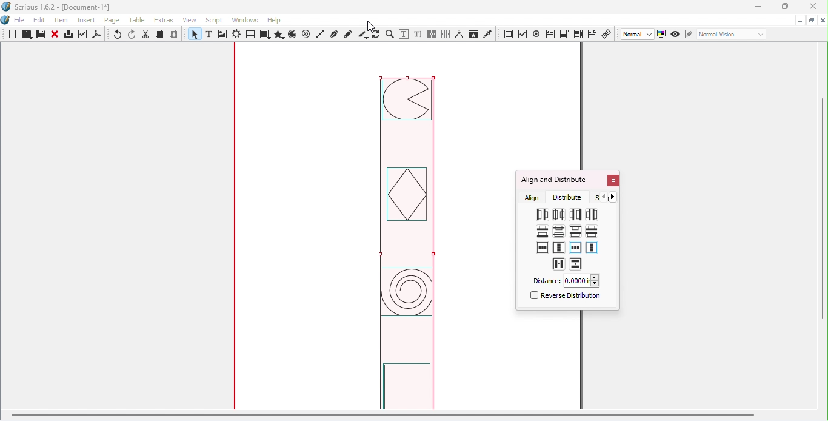 The height and width of the screenshot is (421, 828). I want to click on Zoom in or out, so click(389, 34).